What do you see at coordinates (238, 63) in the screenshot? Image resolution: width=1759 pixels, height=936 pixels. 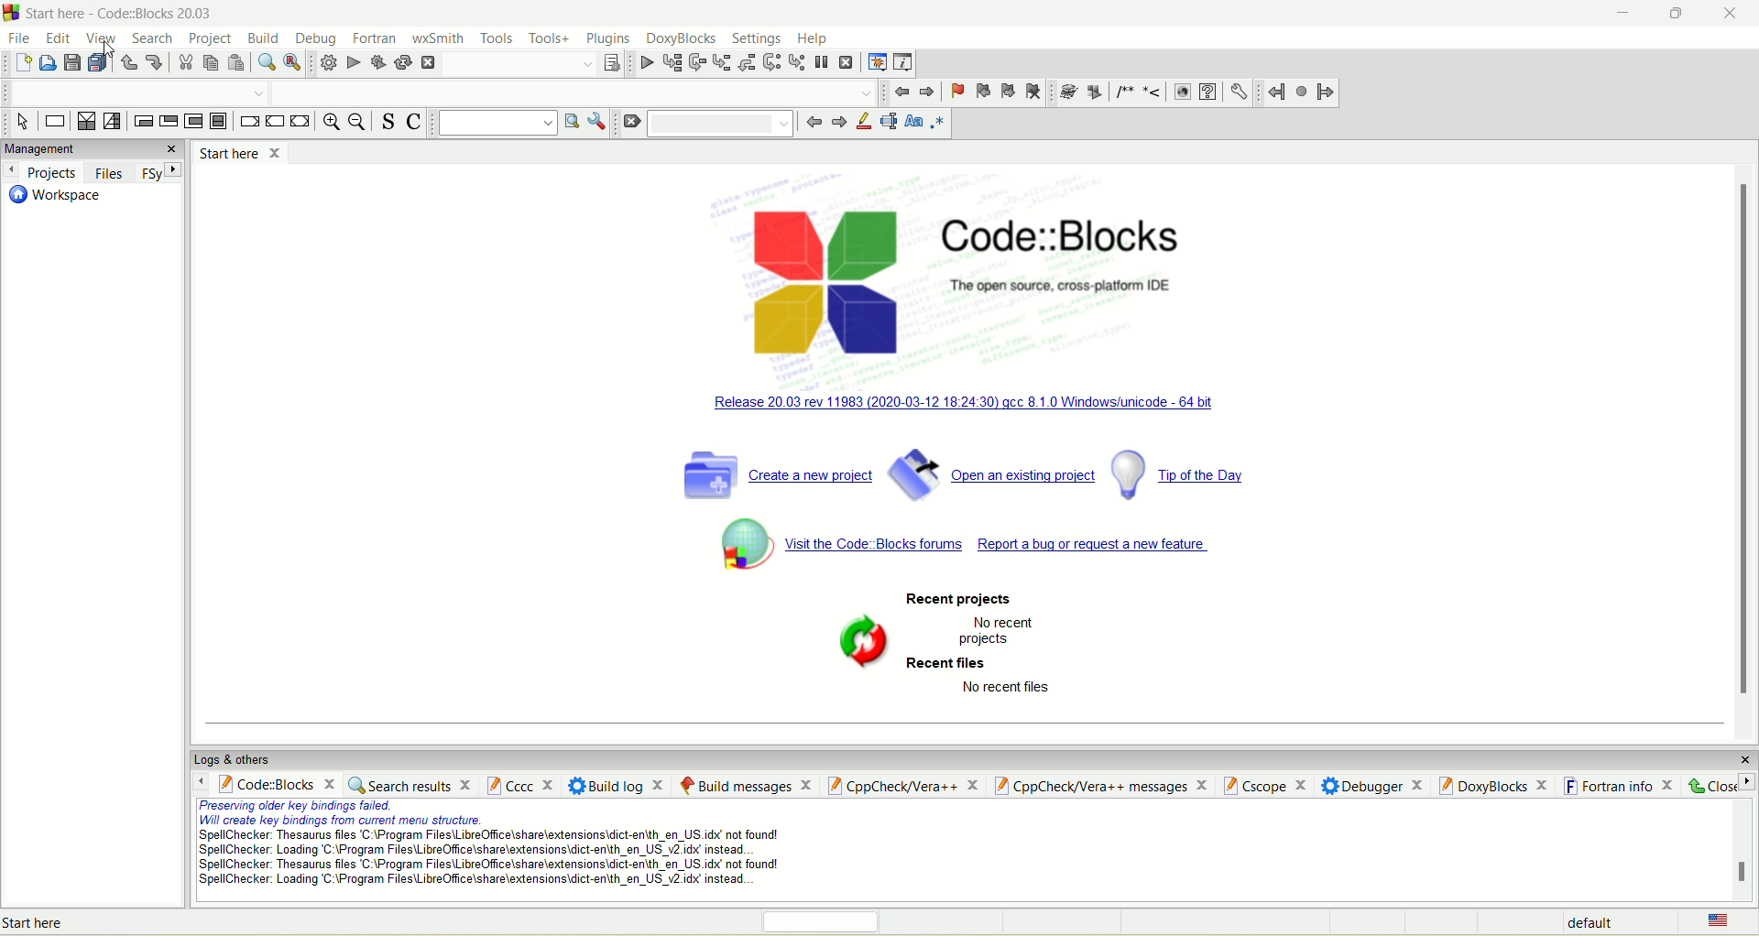 I see `paste` at bounding box center [238, 63].